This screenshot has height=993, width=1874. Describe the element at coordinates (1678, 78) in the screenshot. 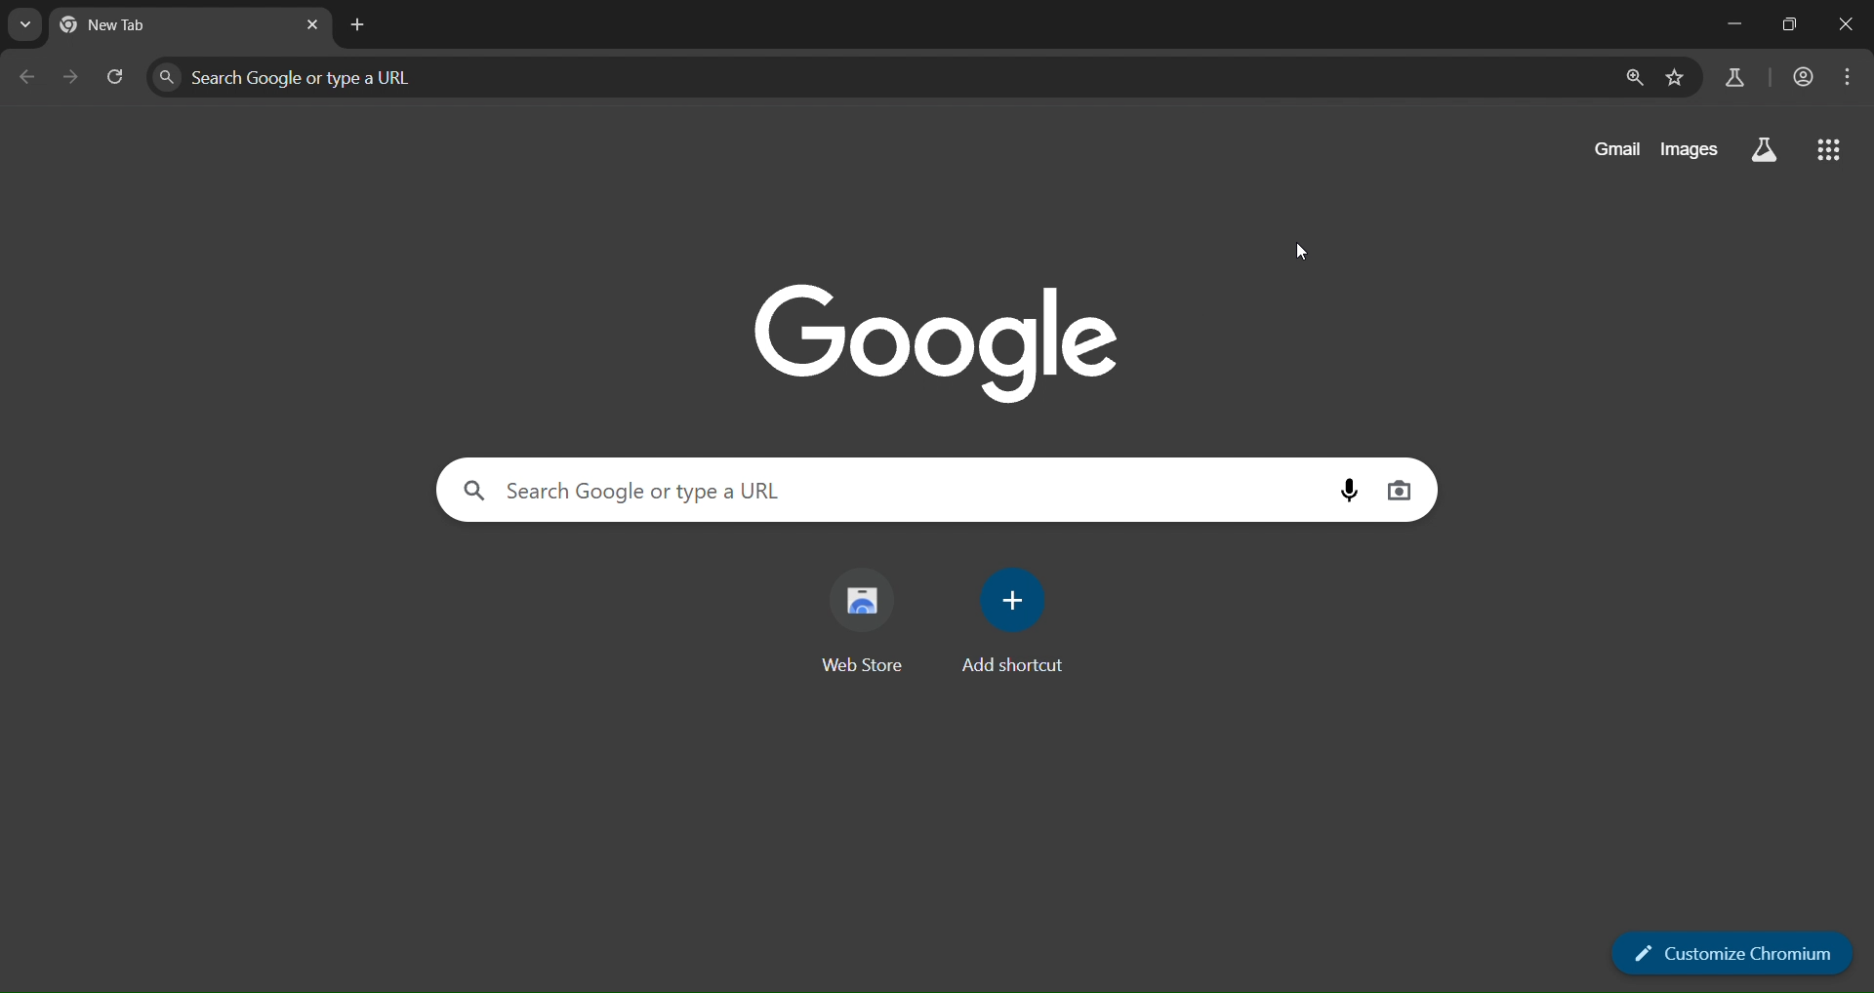

I see `bookmark page` at that location.